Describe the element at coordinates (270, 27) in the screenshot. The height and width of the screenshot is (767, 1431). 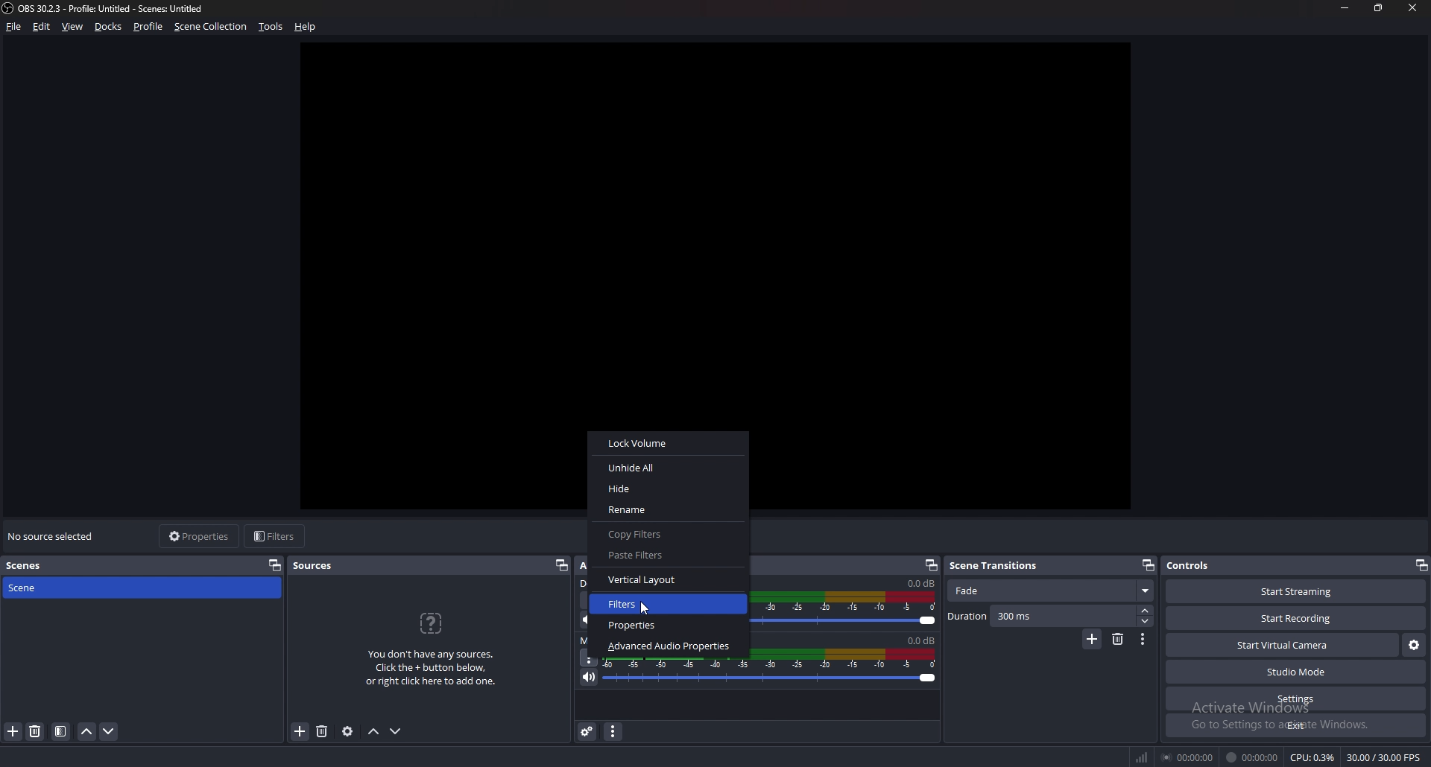
I see `tools` at that location.